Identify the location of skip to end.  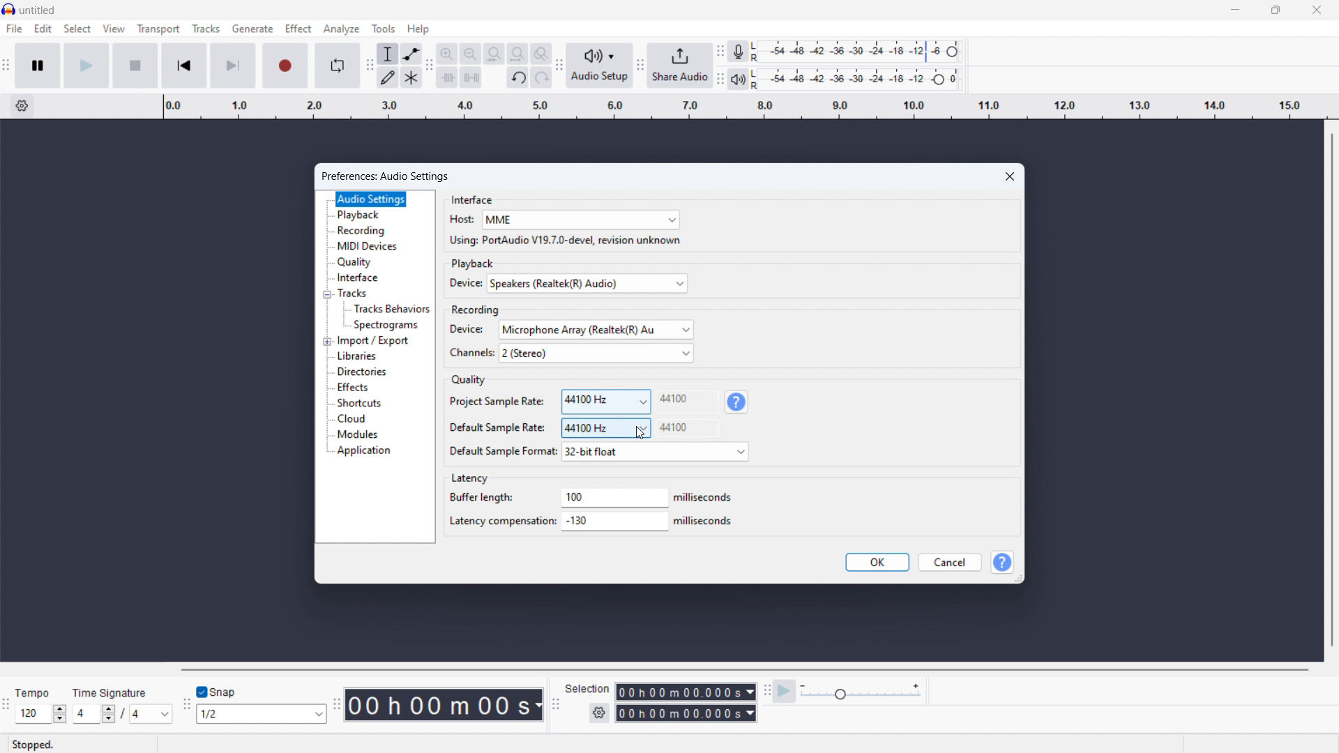
(234, 66).